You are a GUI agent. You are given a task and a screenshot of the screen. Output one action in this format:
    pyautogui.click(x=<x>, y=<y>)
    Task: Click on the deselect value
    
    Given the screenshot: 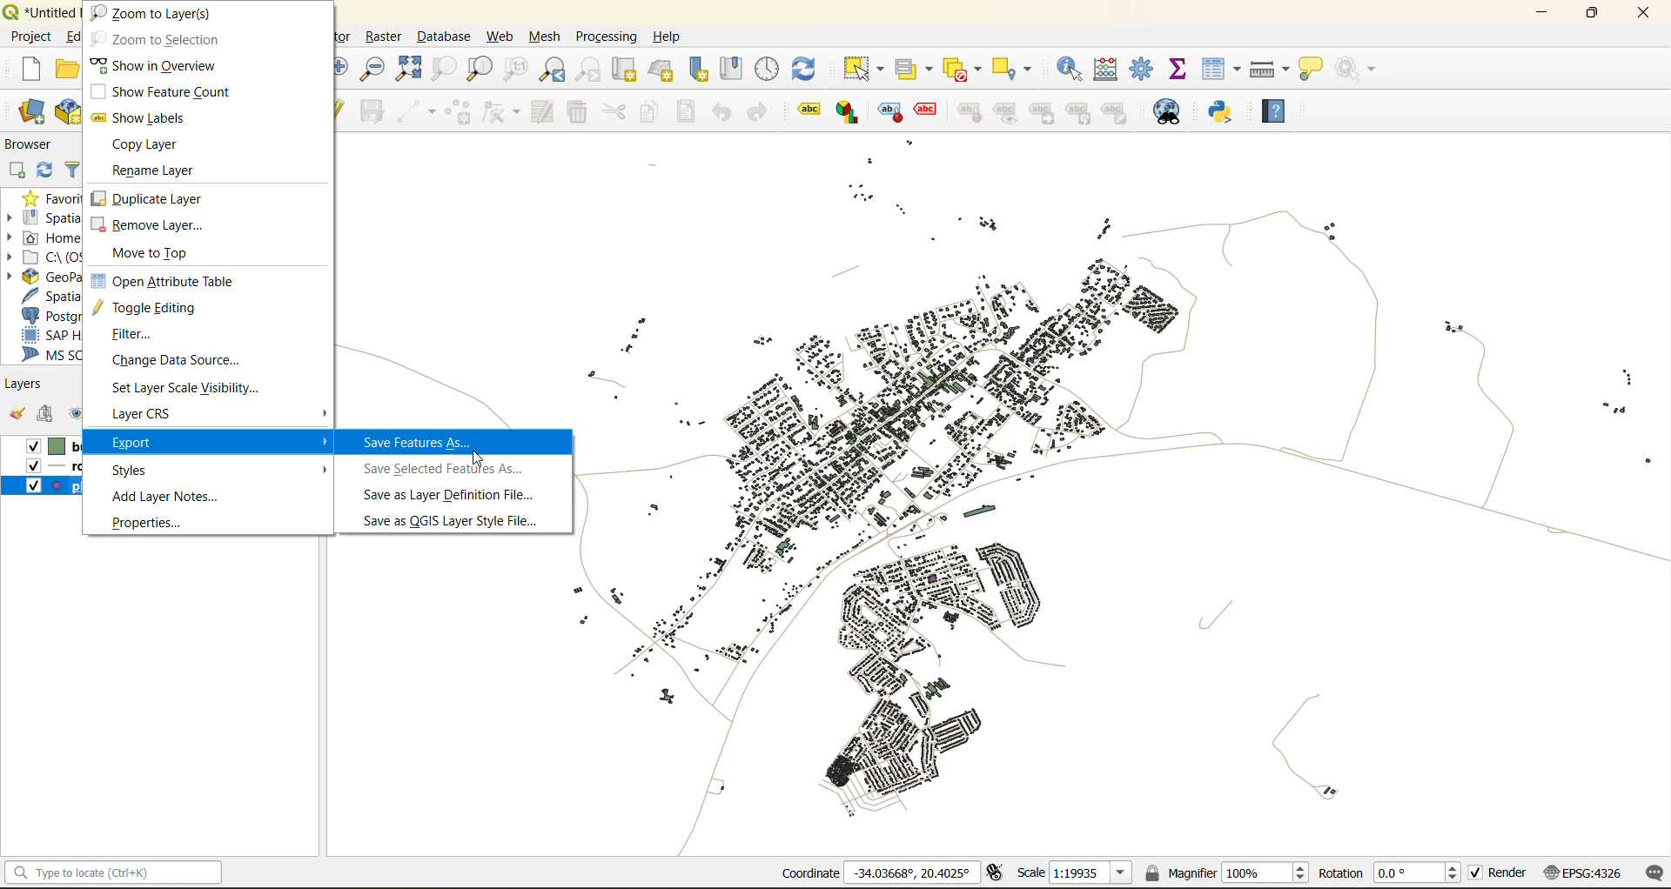 What is the action you would take?
    pyautogui.click(x=960, y=67)
    